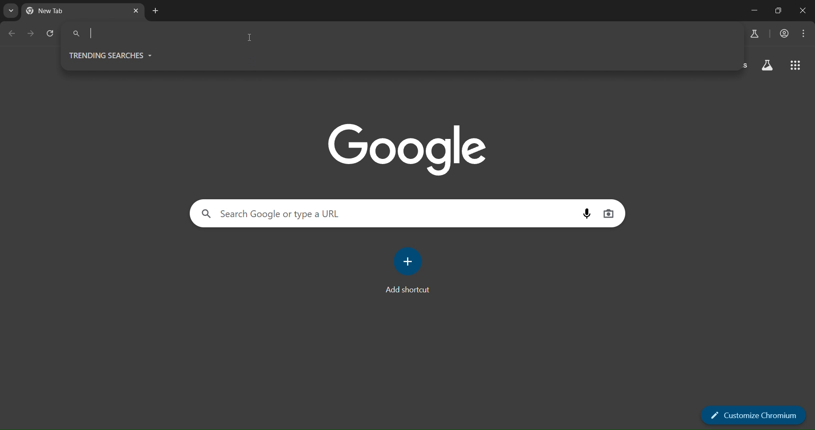 This screenshot has height=430, width=815. Describe the element at coordinates (588, 214) in the screenshot. I see `voice search` at that location.